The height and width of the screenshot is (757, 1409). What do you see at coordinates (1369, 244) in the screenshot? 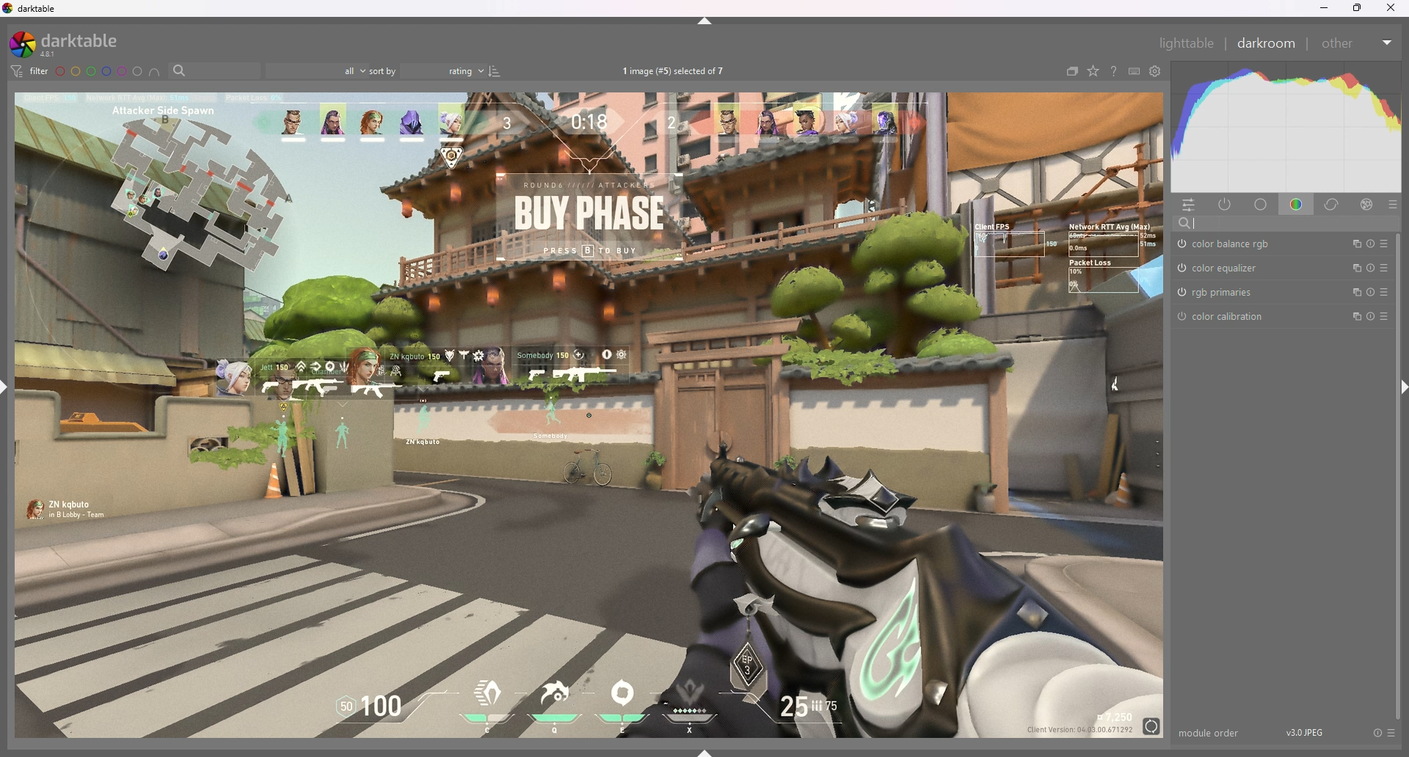
I see `reset` at bounding box center [1369, 244].